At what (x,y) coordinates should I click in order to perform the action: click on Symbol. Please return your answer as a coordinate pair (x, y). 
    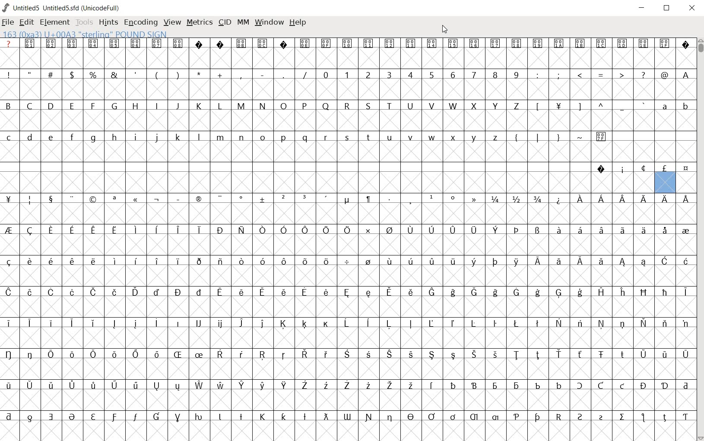
    Looking at the image, I should click on (11, 354).